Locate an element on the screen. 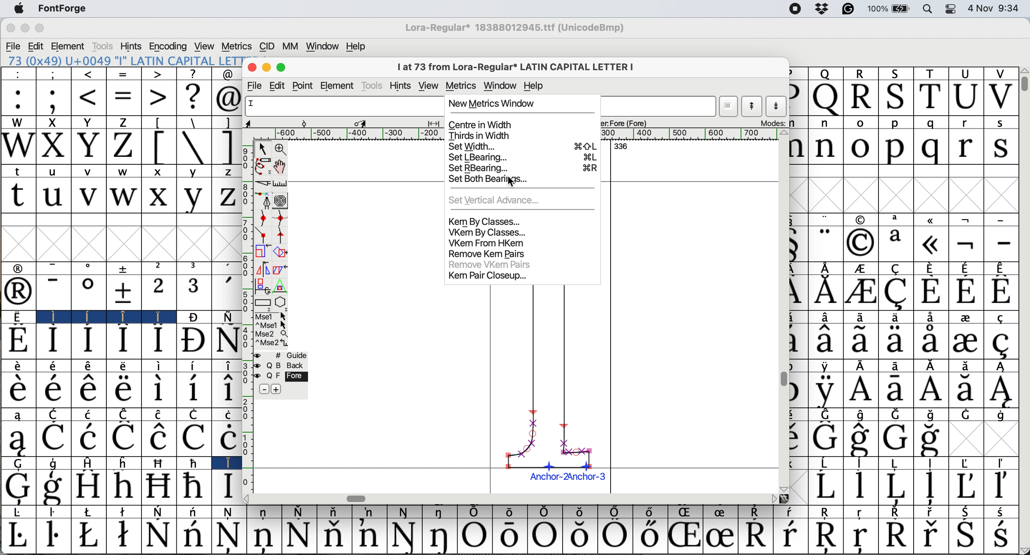  glyph name is located at coordinates (333, 105).